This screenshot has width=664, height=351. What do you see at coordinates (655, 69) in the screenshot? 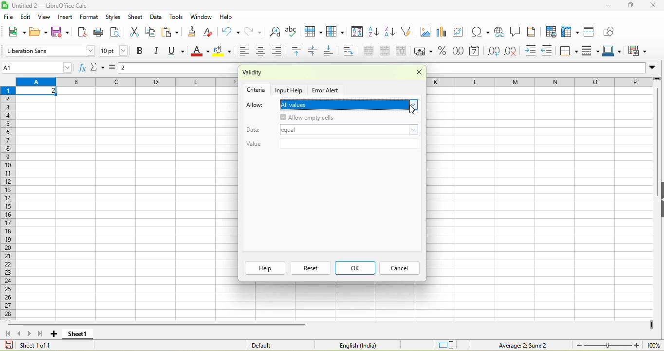
I see `expand formula bar` at bounding box center [655, 69].